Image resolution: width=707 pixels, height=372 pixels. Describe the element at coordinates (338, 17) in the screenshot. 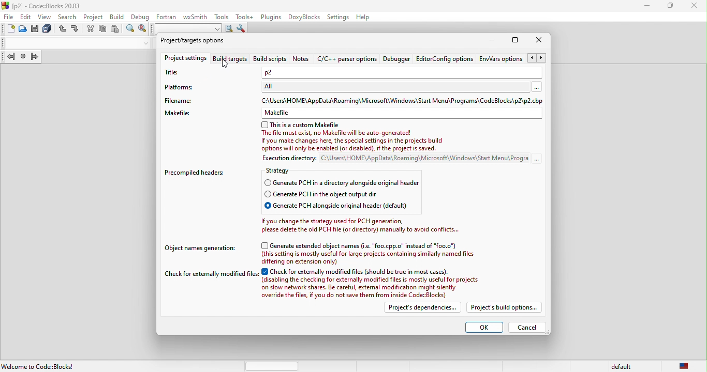

I see `settings` at that location.